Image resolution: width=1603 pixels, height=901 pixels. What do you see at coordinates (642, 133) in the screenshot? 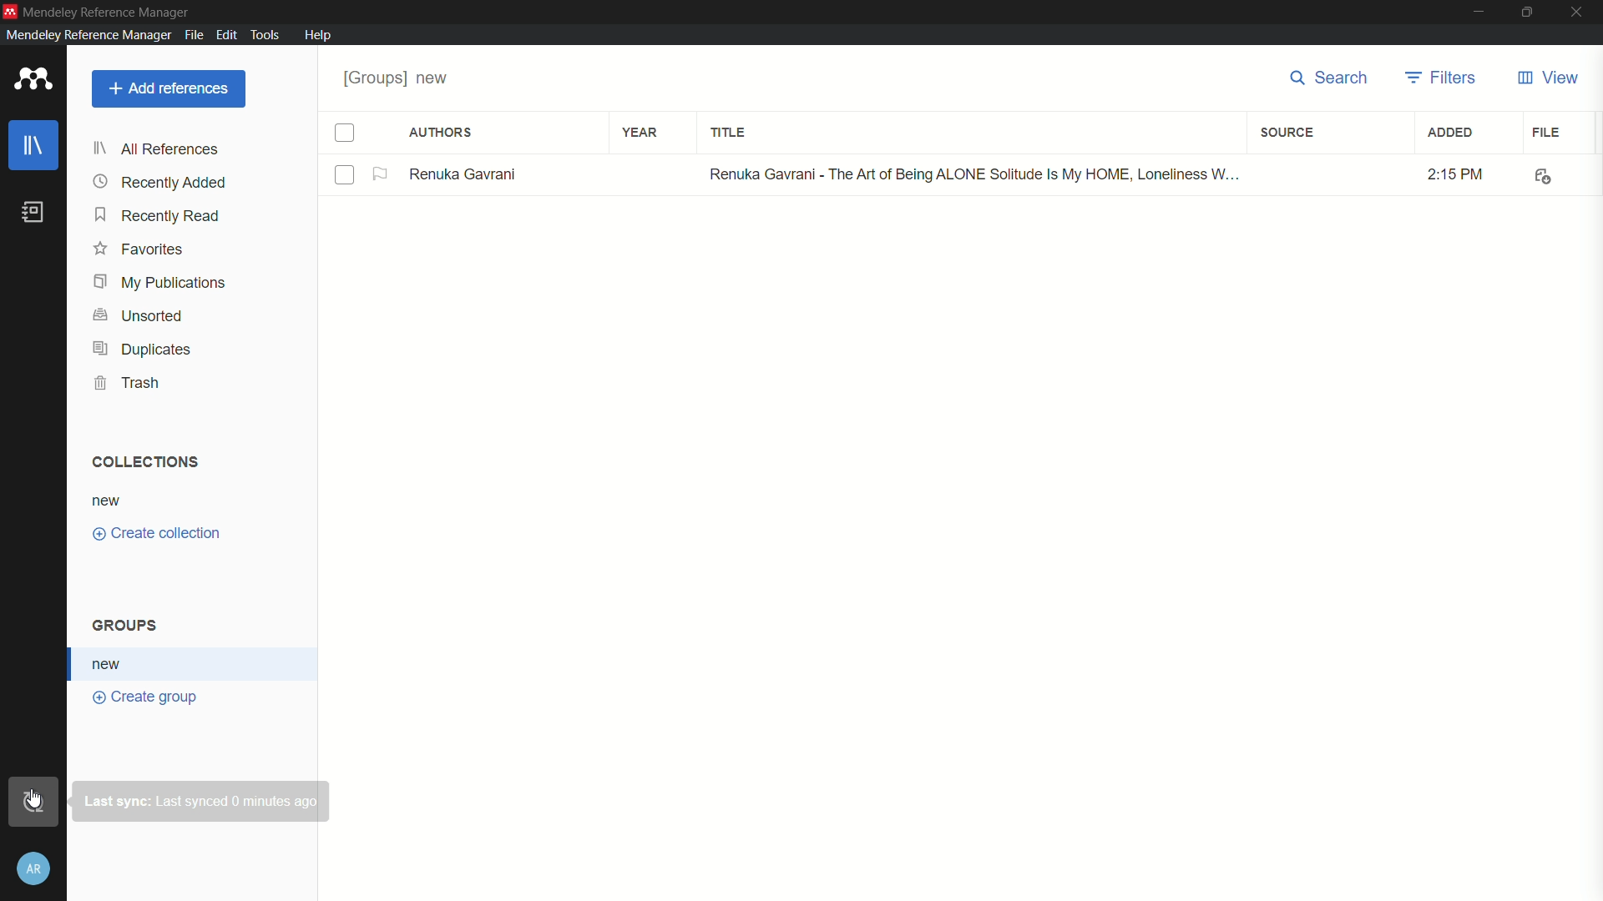
I see `year` at bounding box center [642, 133].